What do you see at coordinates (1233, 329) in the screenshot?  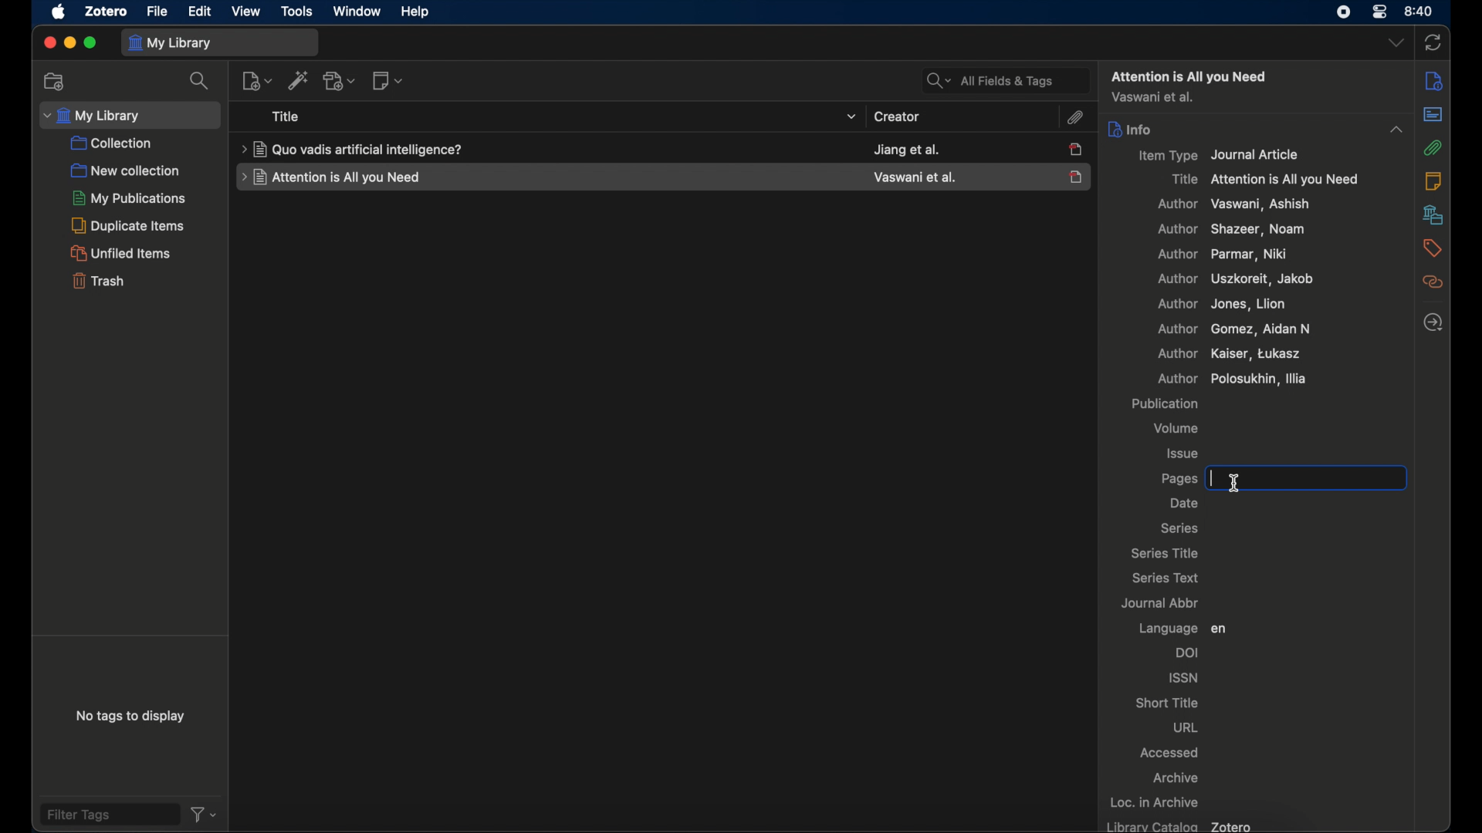 I see `author Gomez, Aidan n` at bounding box center [1233, 329].